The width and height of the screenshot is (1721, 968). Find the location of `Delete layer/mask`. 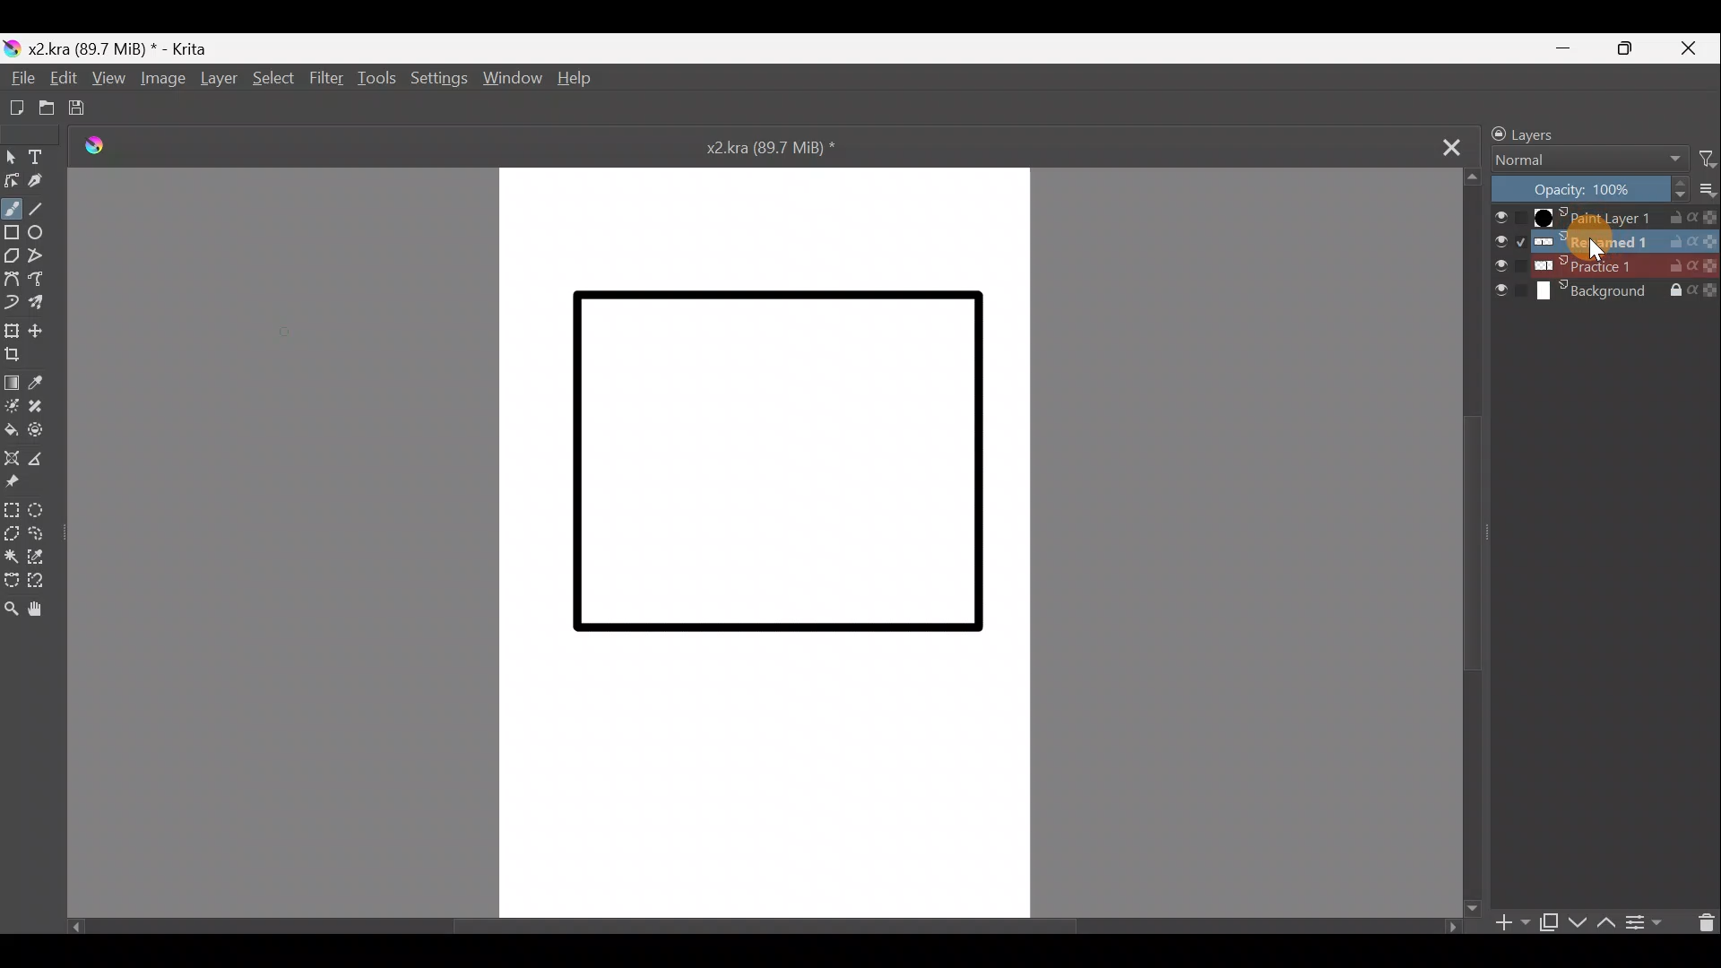

Delete layer/mask is located at coordinates (1701, 920).